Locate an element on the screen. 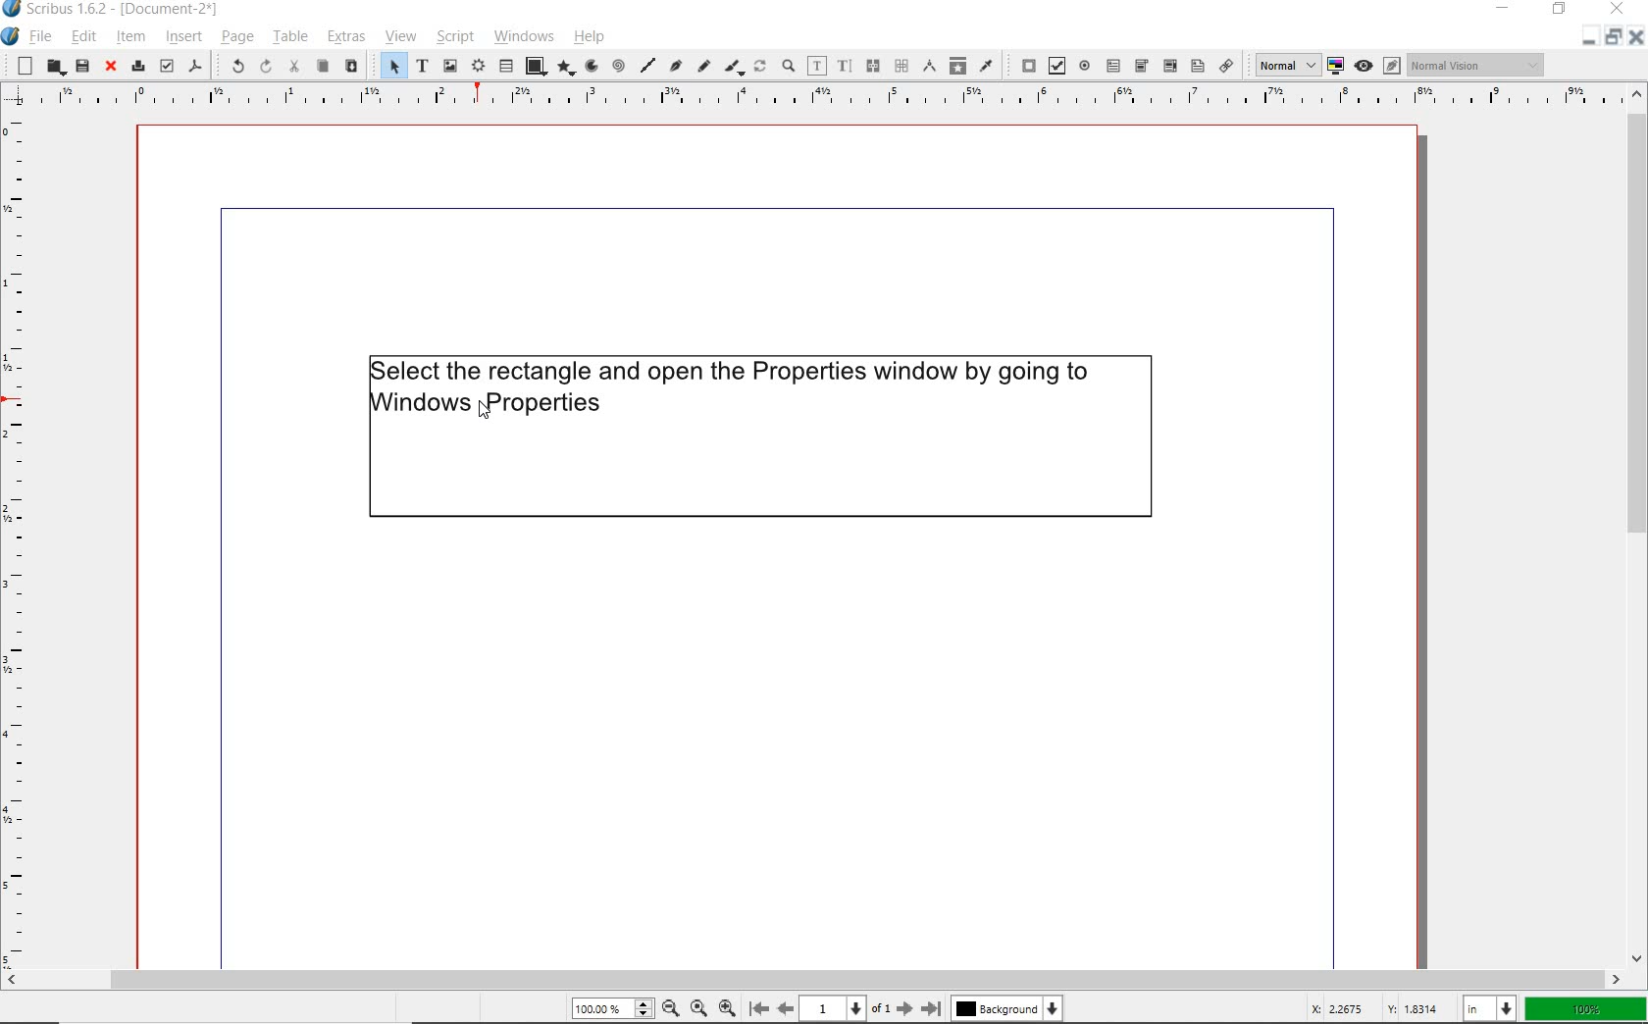 This screenshot has height=1024, width=1648. render frame is located at coordinates (477, 67).